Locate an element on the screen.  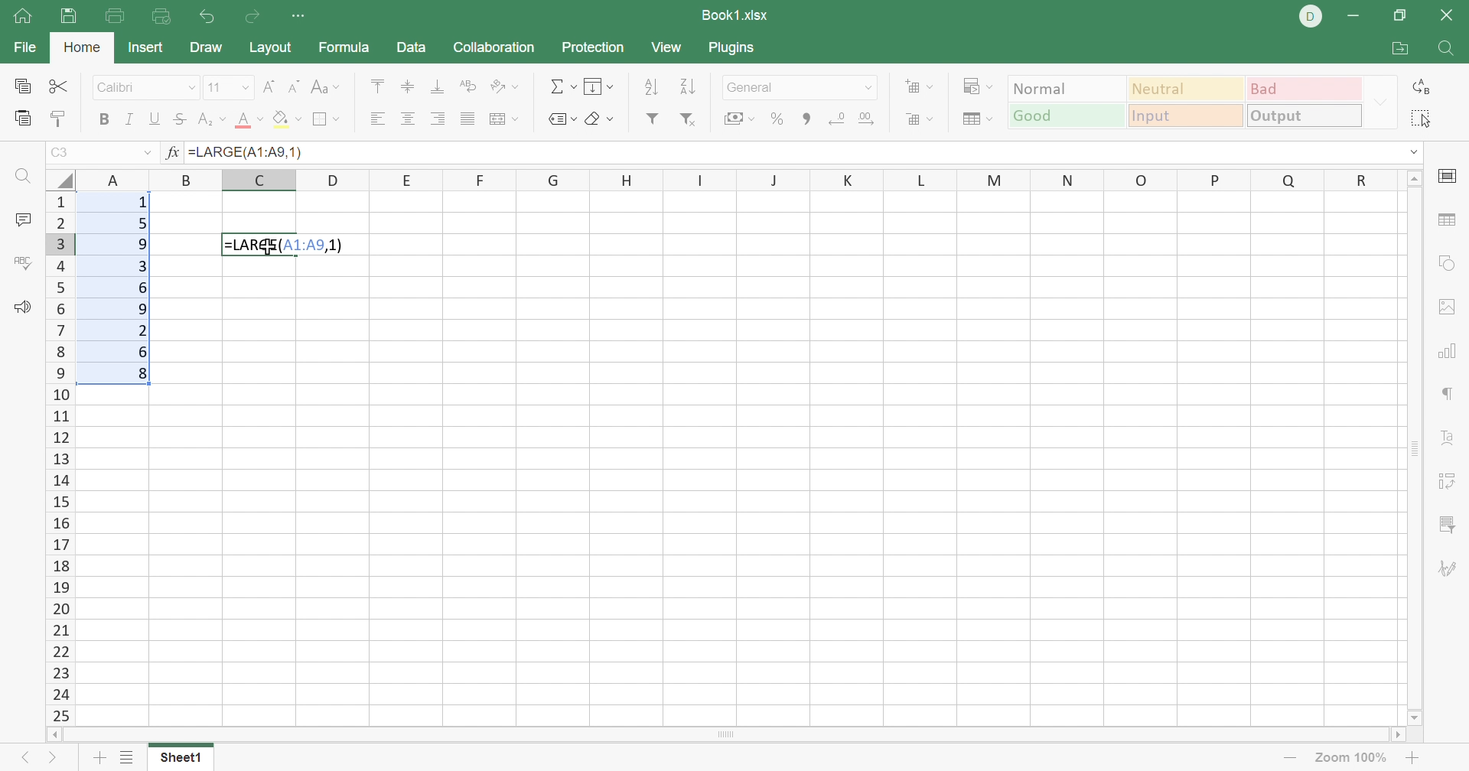
Input is located at coordinates (1187, 117).